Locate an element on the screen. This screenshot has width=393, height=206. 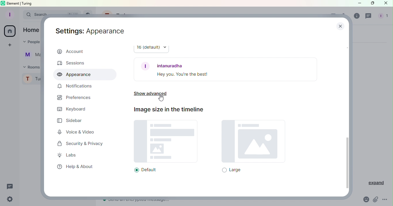
People is located at coordinates (383, 17).